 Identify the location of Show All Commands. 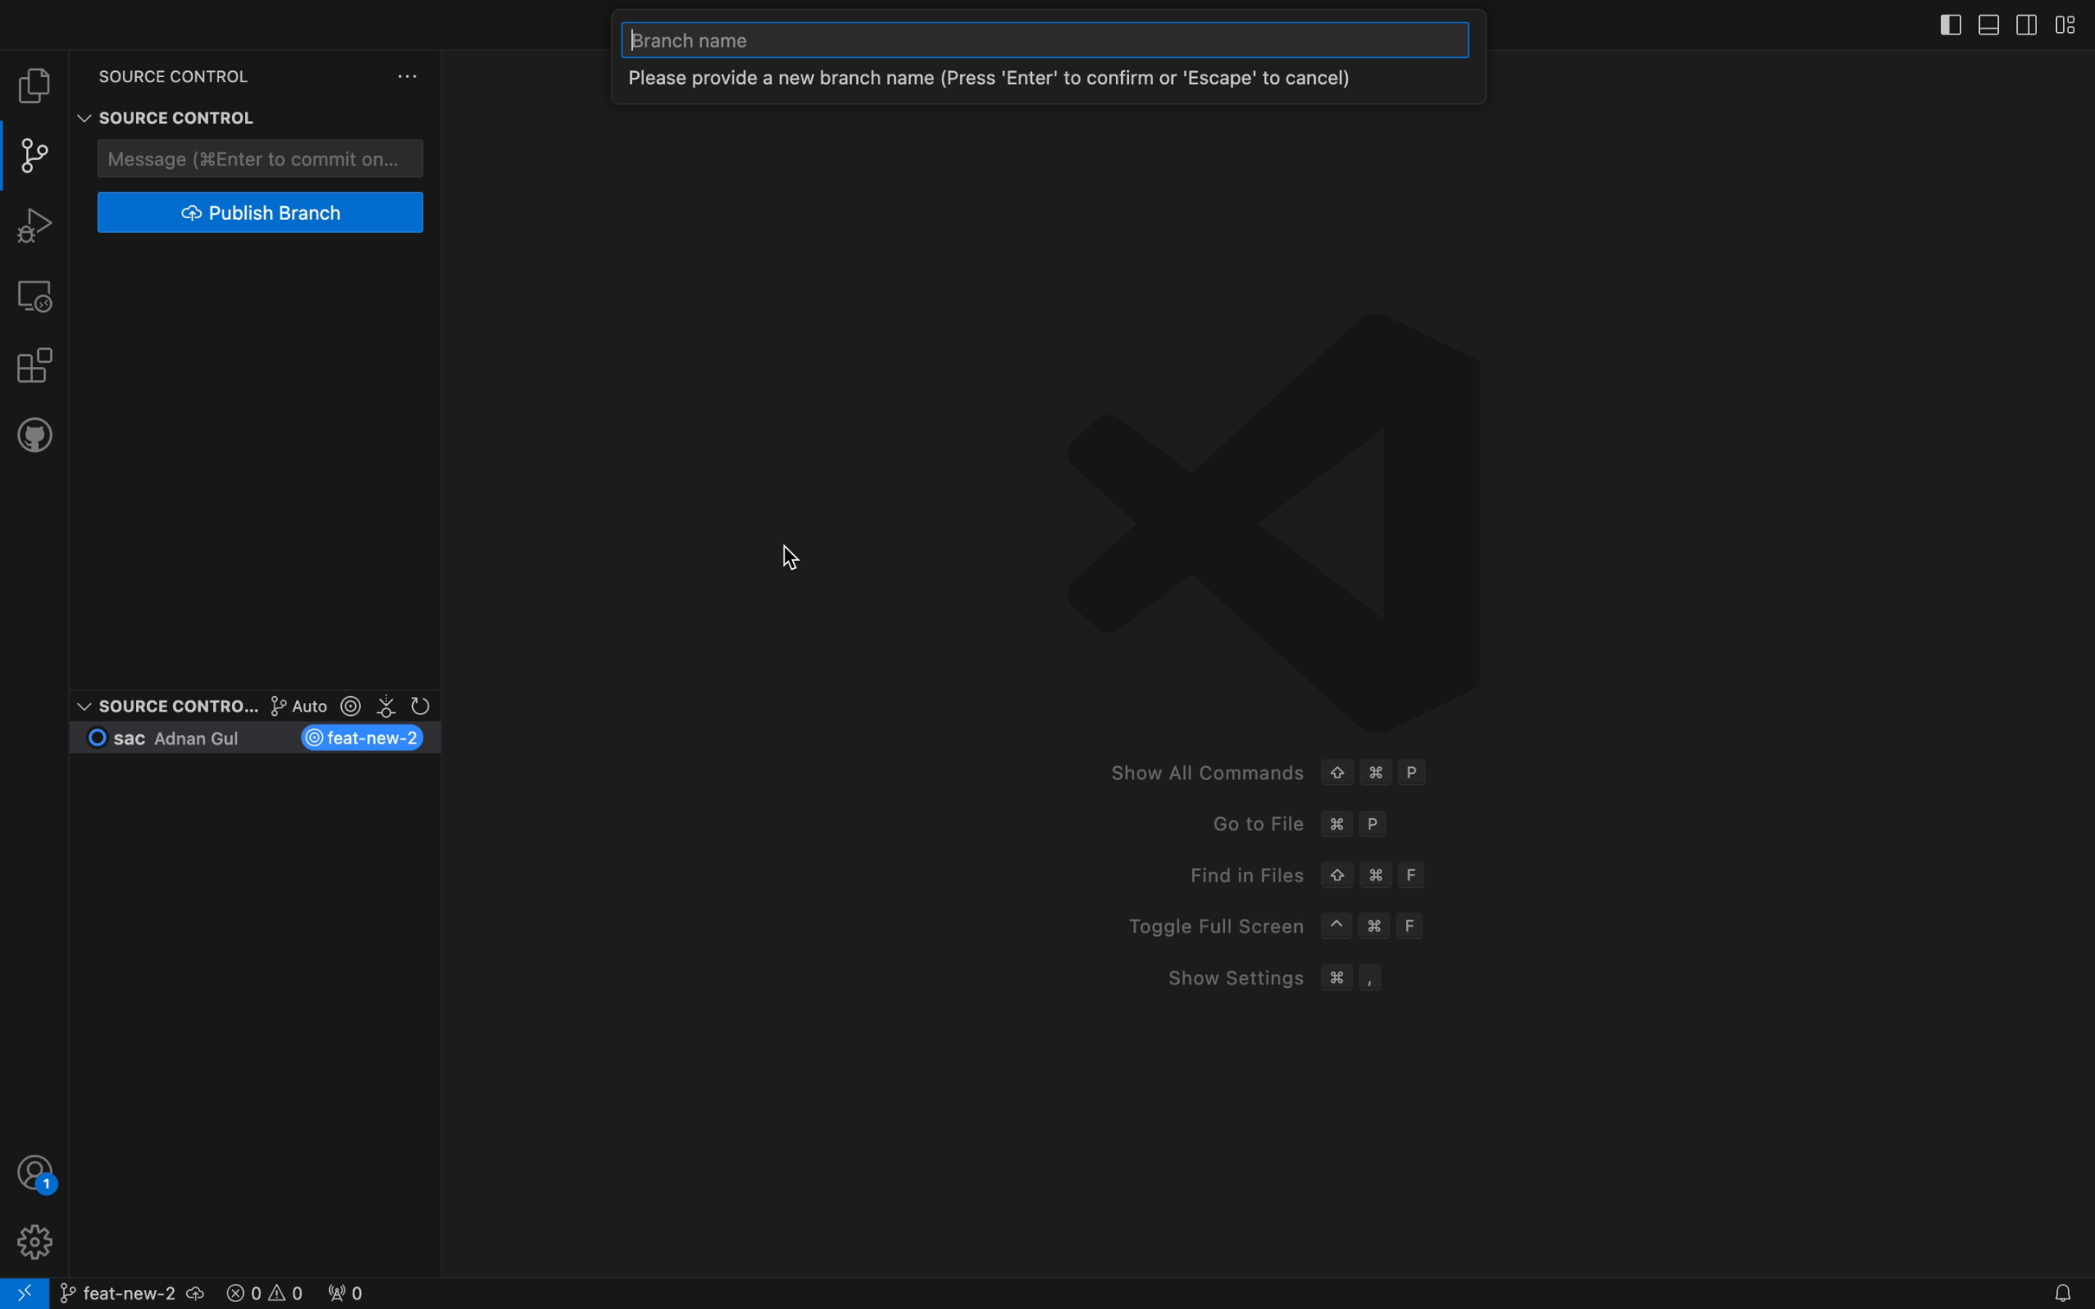
(1200, 773).